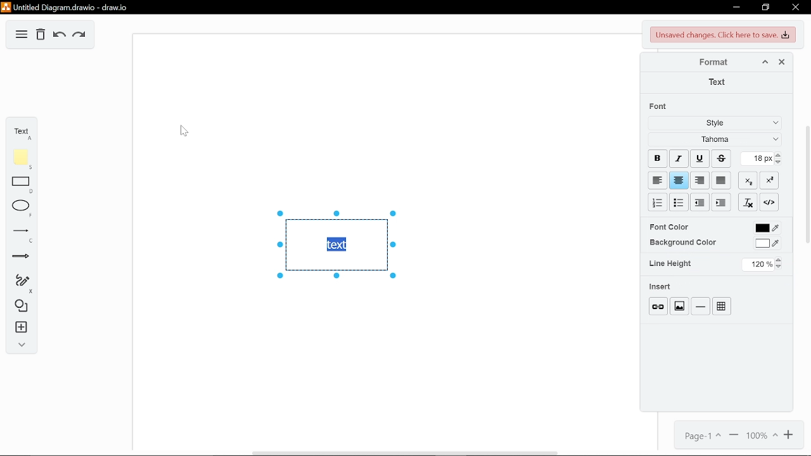 The width and height of the screenshot is (811, 456). Describe the element at coordinates (790, 436) in the screenshot. I see `zoom in` at that location.